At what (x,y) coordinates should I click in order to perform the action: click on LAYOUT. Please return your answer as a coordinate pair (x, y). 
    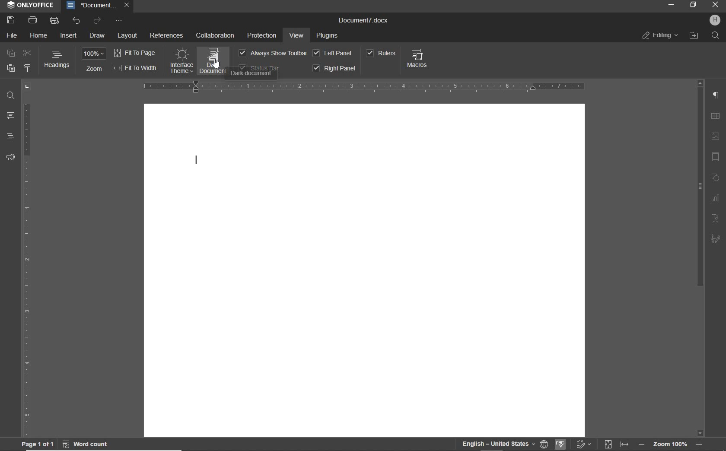
    Looking at the image, I should click on (128, 36).